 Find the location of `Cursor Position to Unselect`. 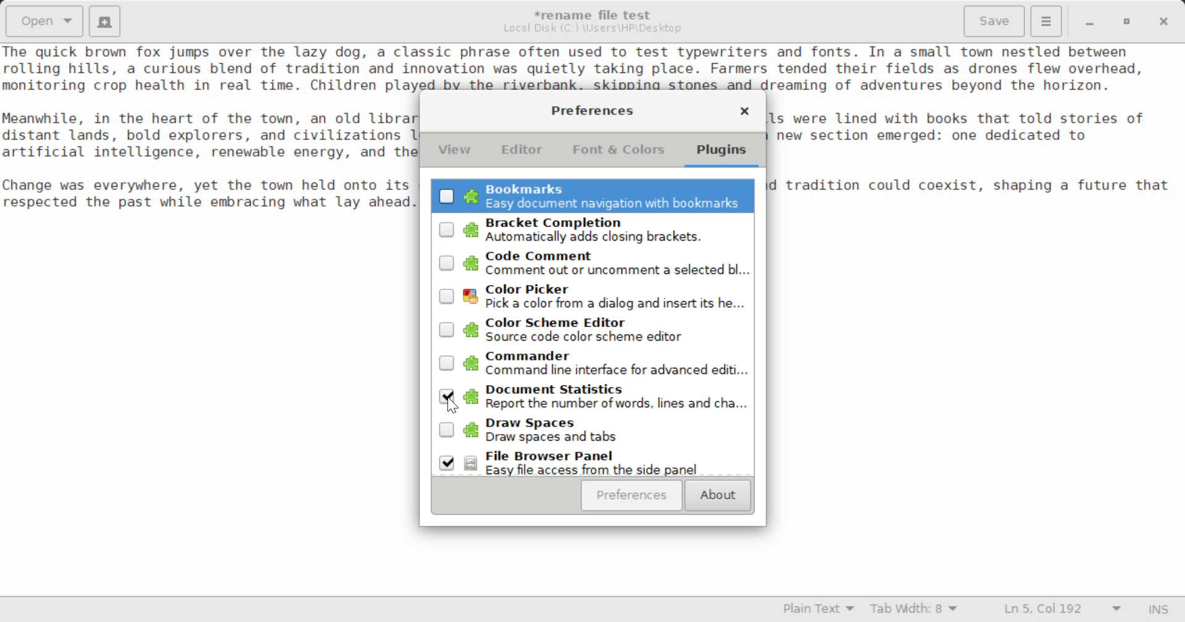

Cursor Position to Unselect is located at coordinates (447, 397).